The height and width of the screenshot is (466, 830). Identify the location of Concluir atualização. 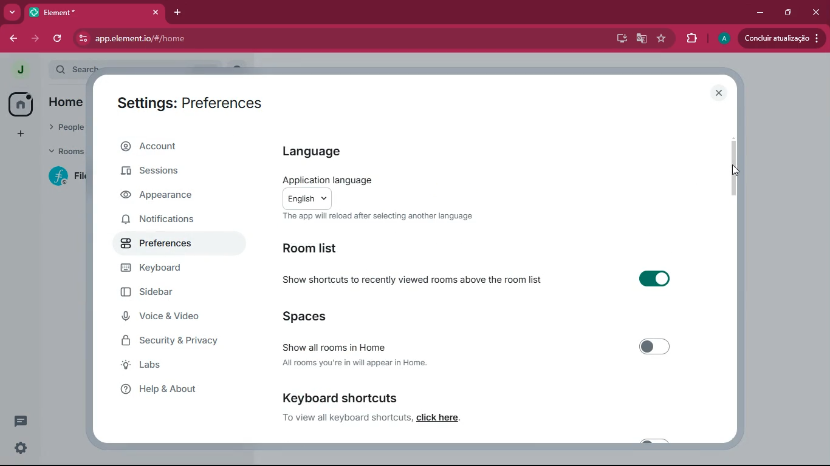
(784, 38).